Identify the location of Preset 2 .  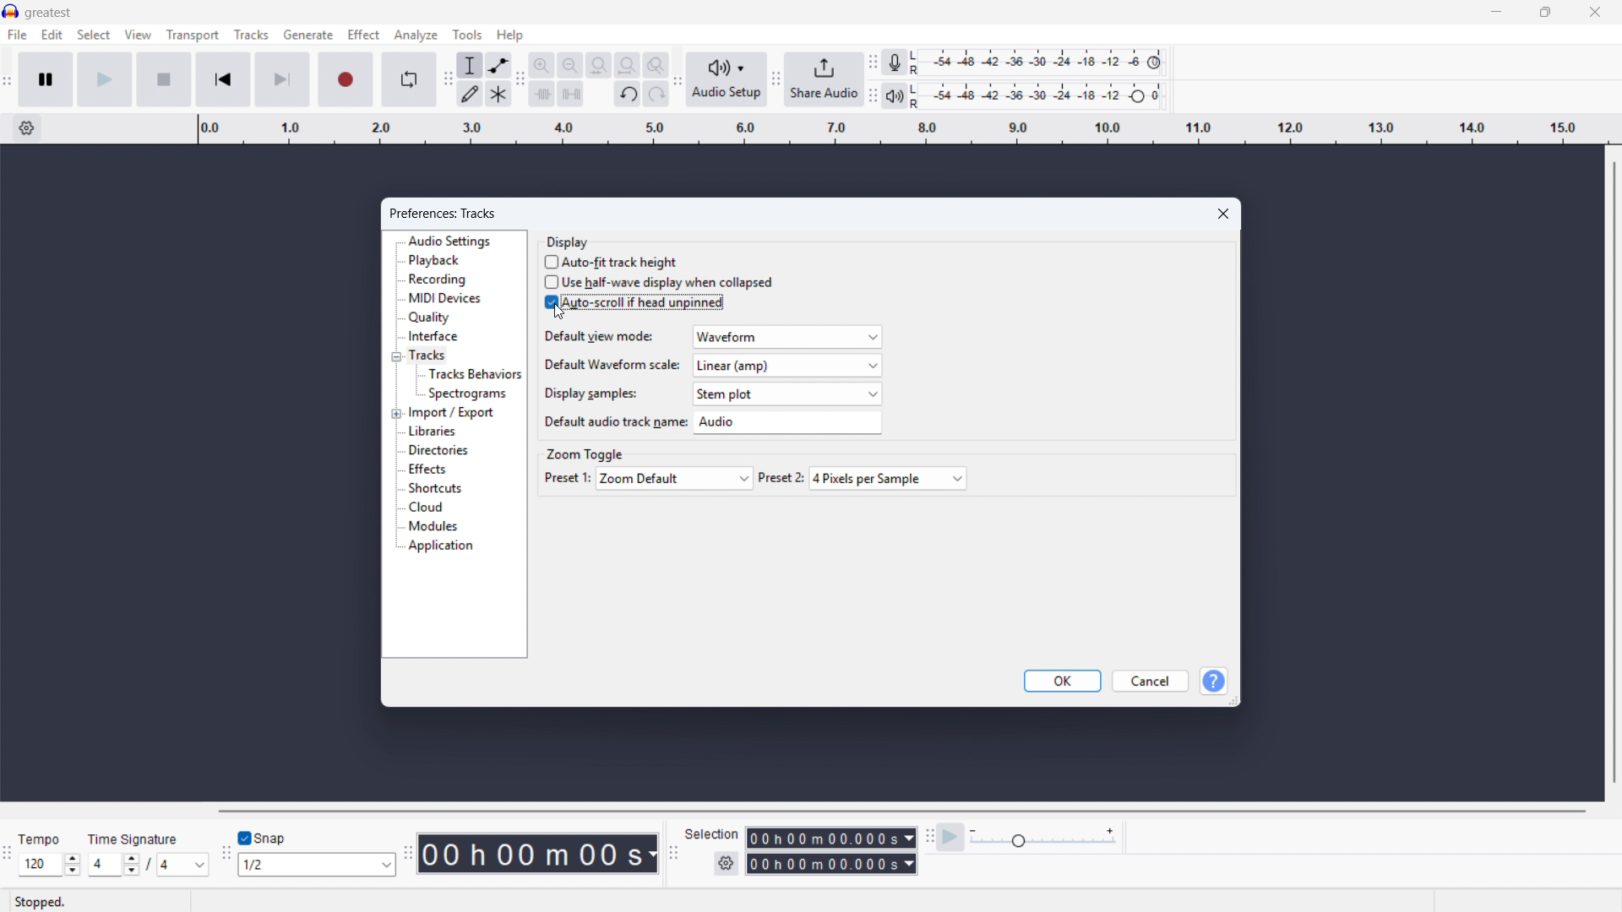
(887, 478).